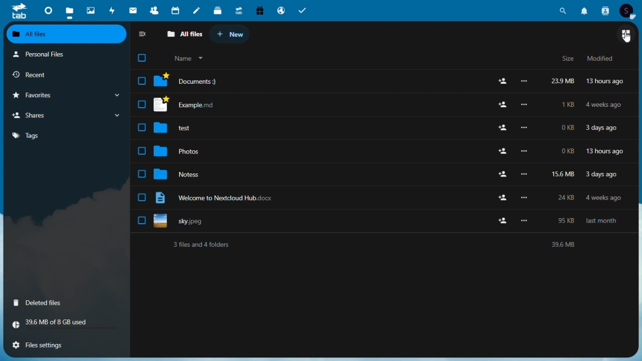  What do you see at coordinates (140, 221) in the screenshot?
I see `checkbox` at bounding box center [140, 221].